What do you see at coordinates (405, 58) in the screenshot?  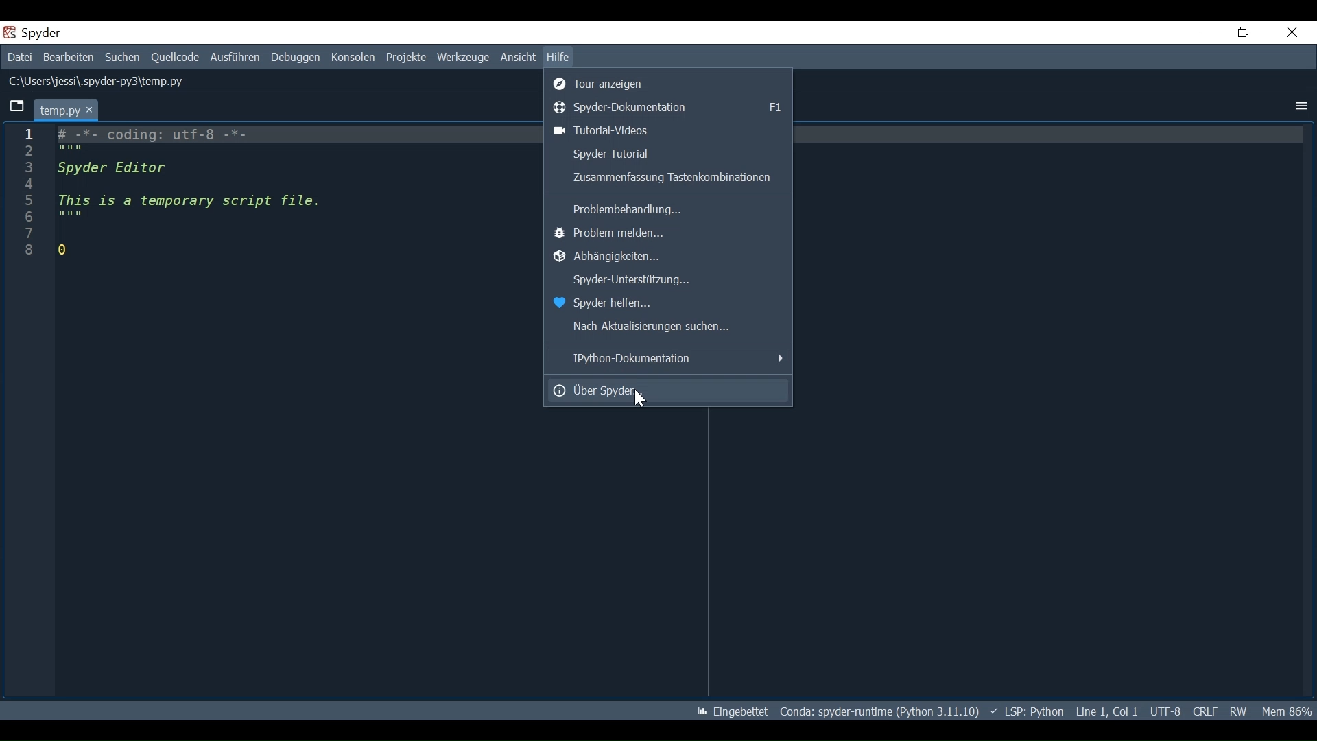 I see `Projects` at bounding box center [405, 58].